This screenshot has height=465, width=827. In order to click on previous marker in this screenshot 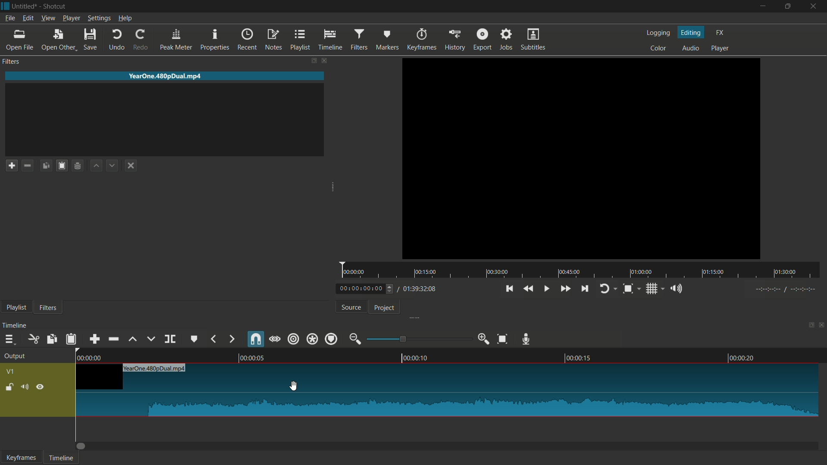, I will do `click(214, 339)`.